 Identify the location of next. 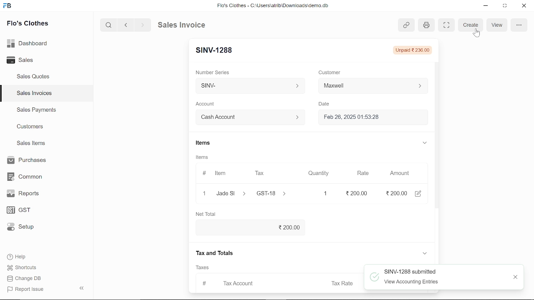
(143, 25).